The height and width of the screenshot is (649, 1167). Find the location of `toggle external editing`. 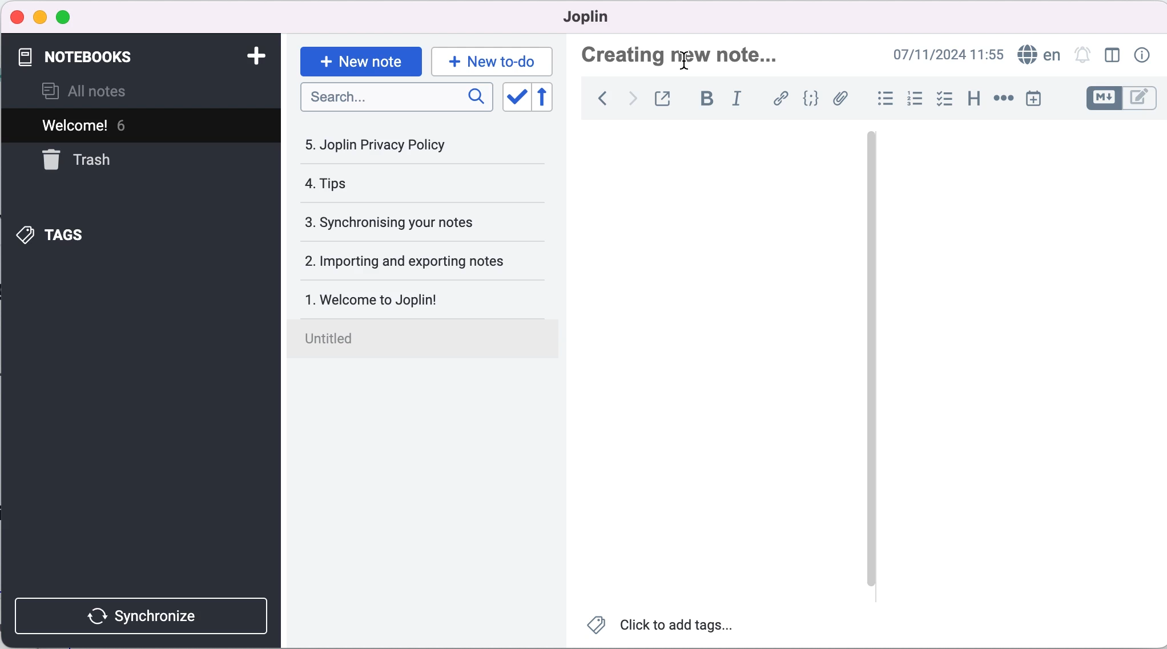

toggle external editing is located at coordinates (662, 100).